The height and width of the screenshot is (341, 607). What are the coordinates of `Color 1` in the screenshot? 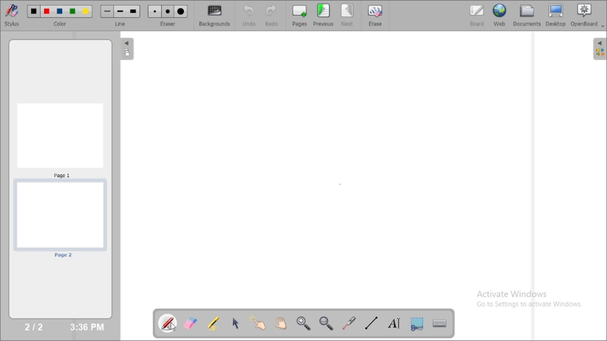 It's located at (34, 12).